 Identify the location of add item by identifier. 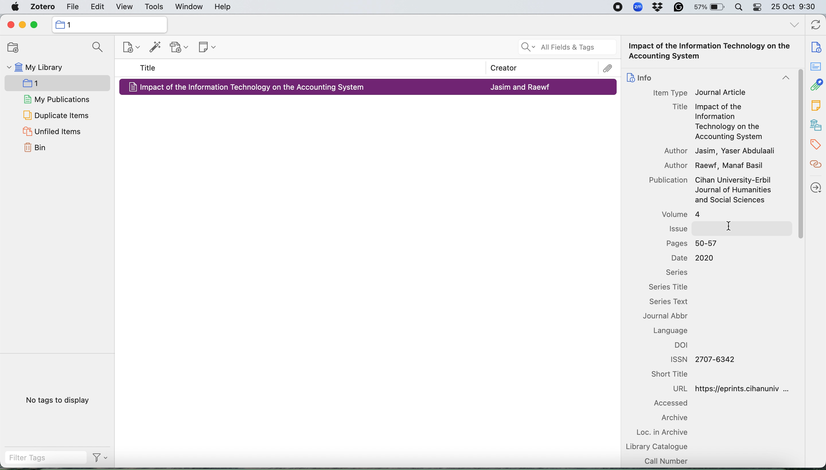
(155, 48).